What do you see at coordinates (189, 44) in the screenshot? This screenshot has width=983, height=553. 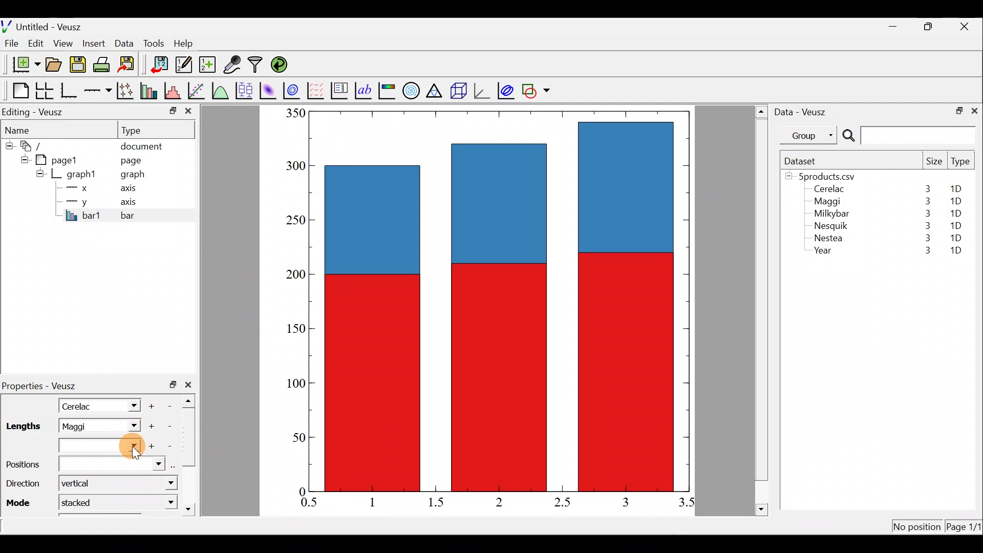 I see `Help` at bounding box center [189, 44].